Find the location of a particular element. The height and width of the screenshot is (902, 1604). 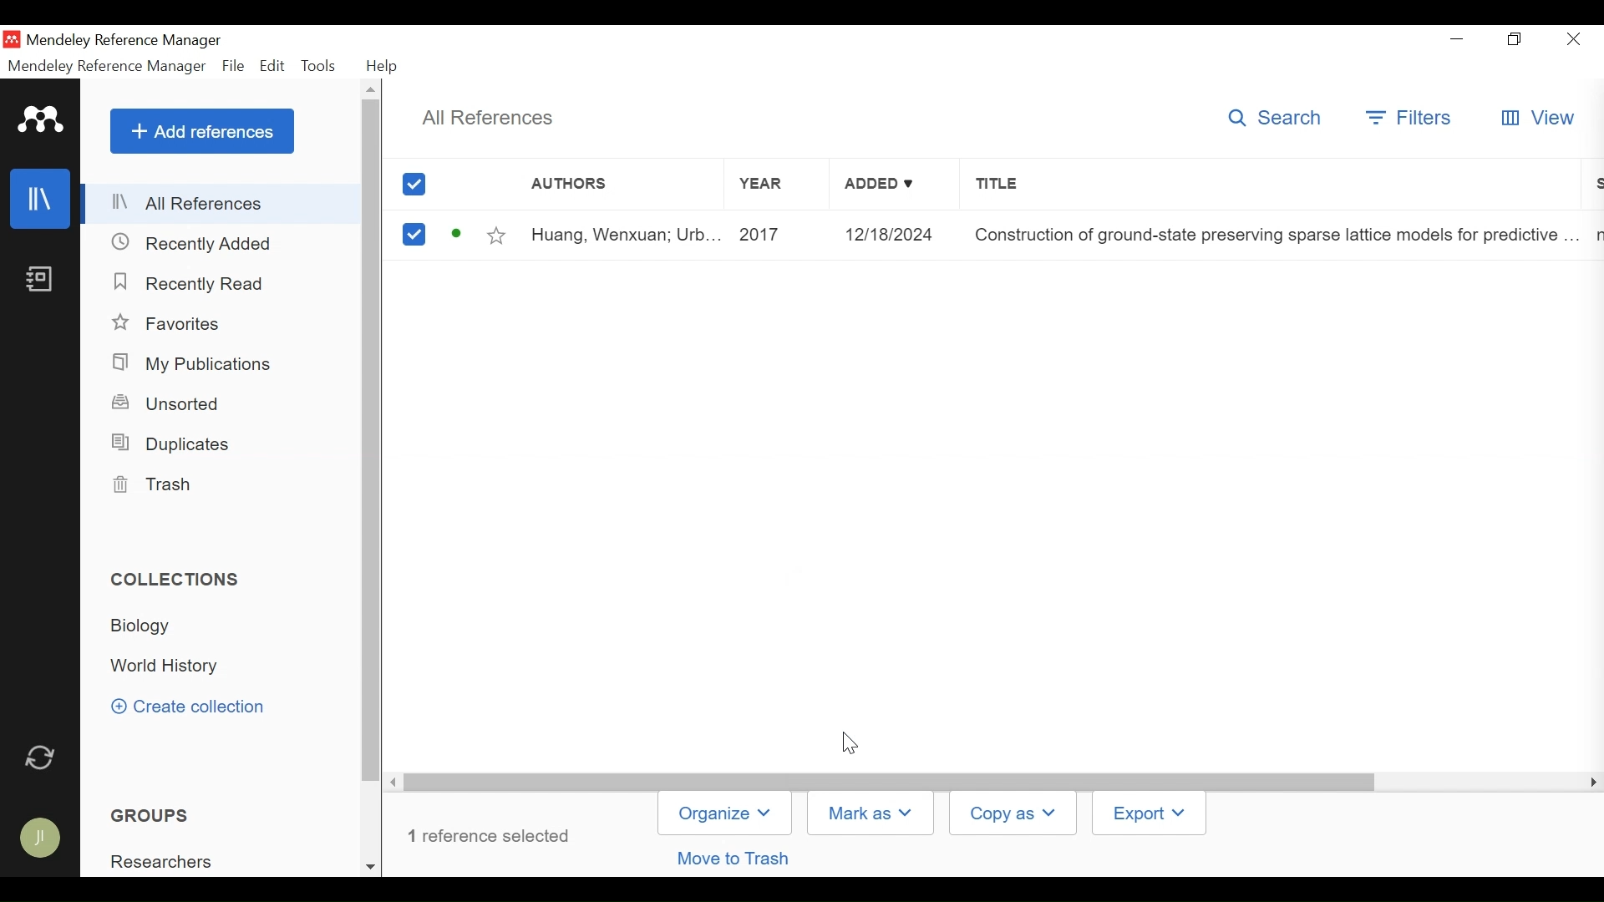

Title is located at coordinates (1276, 187).